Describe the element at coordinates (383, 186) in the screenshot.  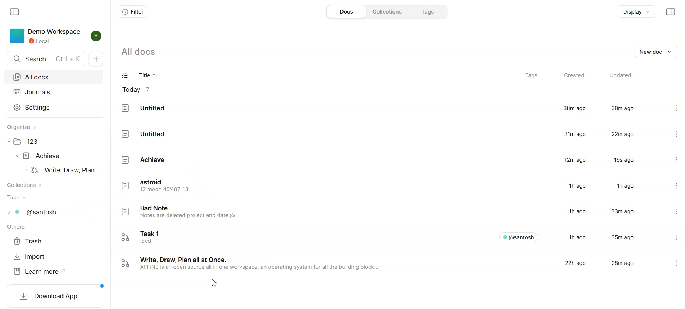
I see `Doc file` at that location.